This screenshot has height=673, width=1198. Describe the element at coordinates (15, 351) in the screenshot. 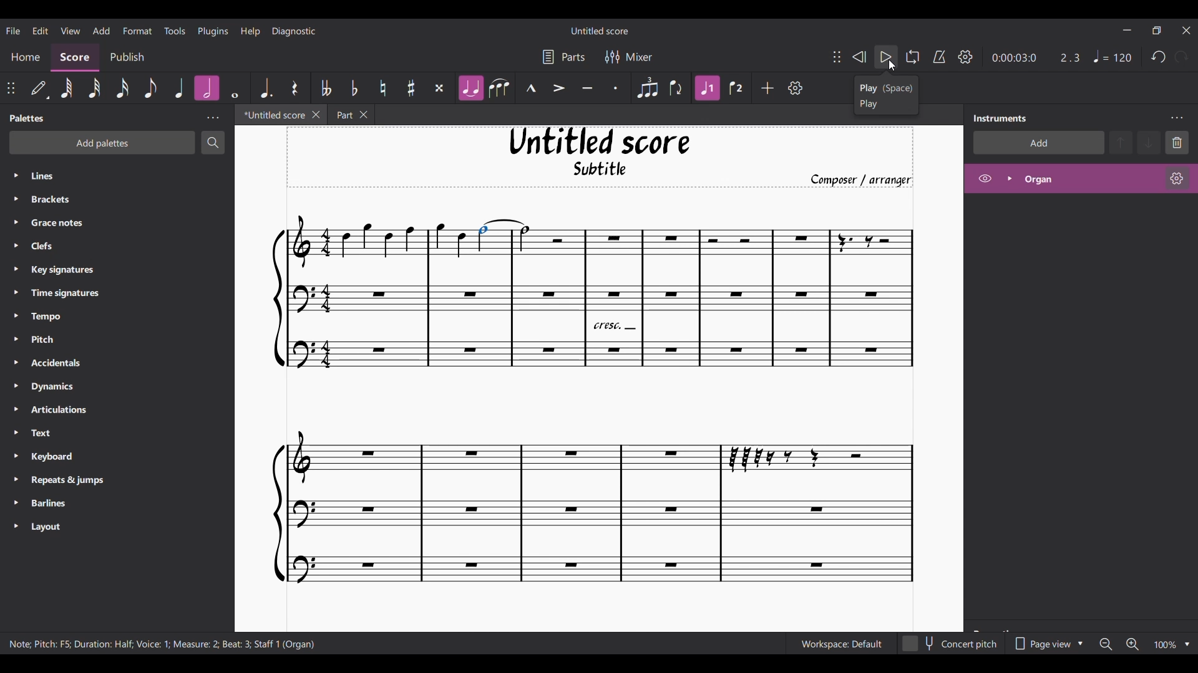

I see `Click to expand respective palette` at that location.